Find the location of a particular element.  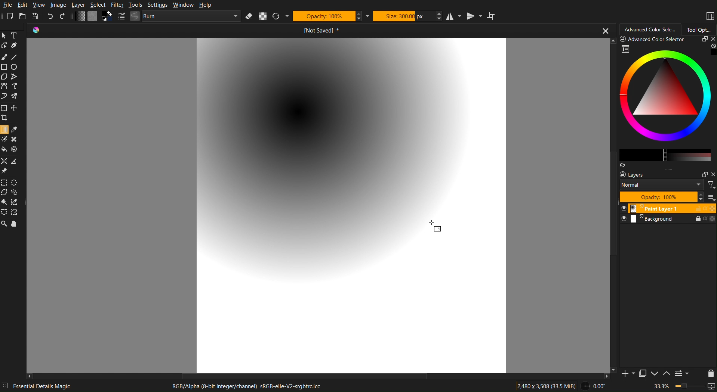

Refresh is located at coordinates (281, 16).